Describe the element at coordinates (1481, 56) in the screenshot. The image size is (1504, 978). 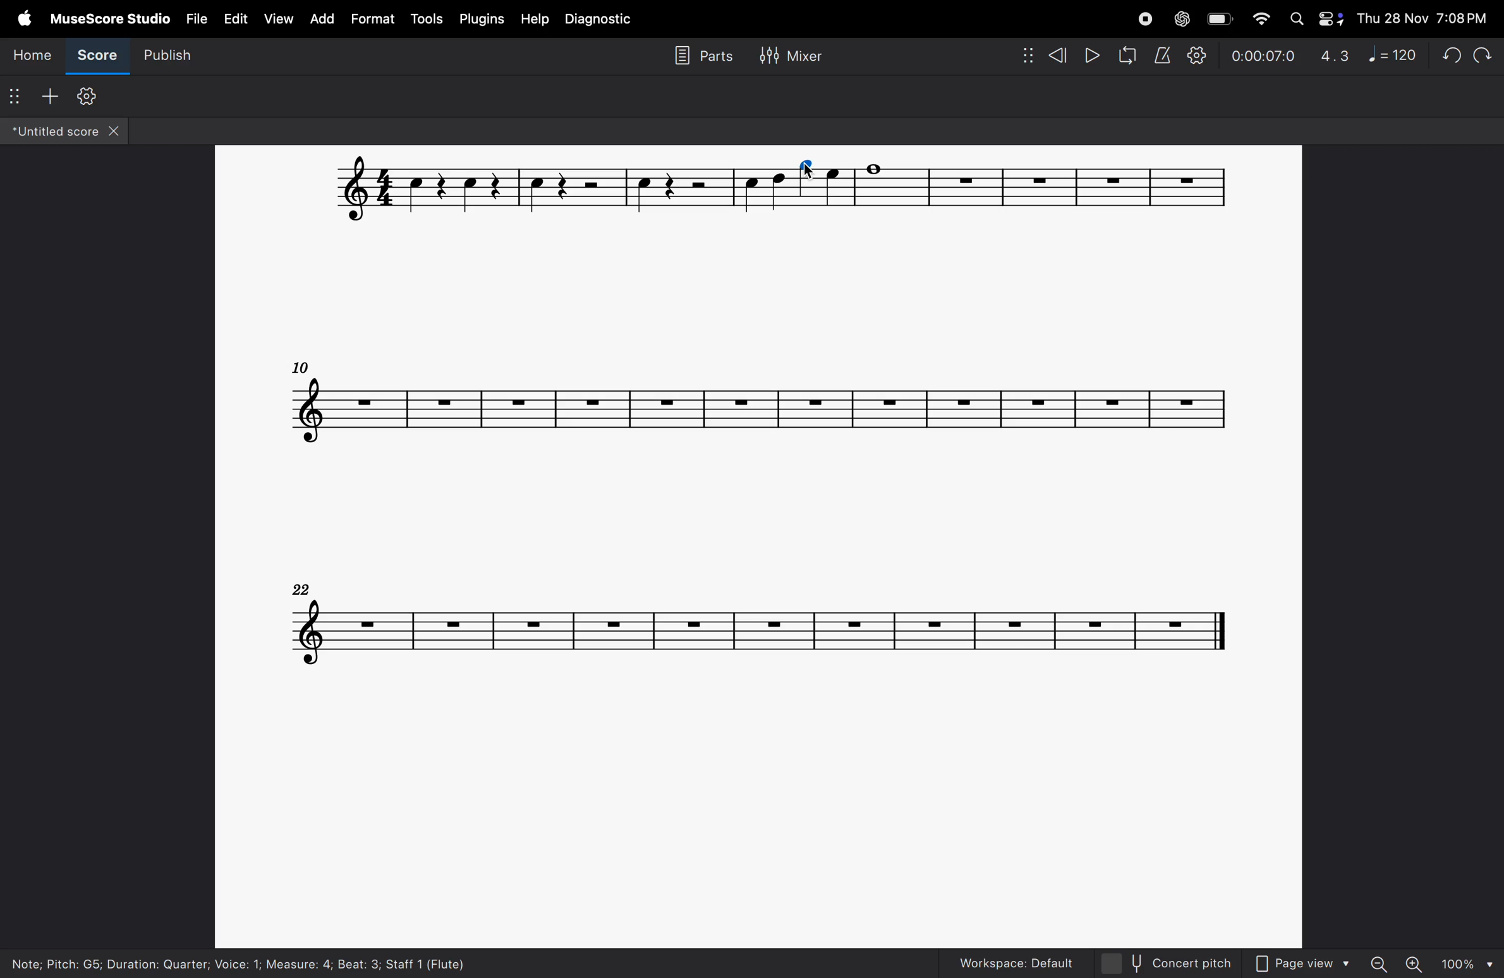
I see `Redo` at that location.